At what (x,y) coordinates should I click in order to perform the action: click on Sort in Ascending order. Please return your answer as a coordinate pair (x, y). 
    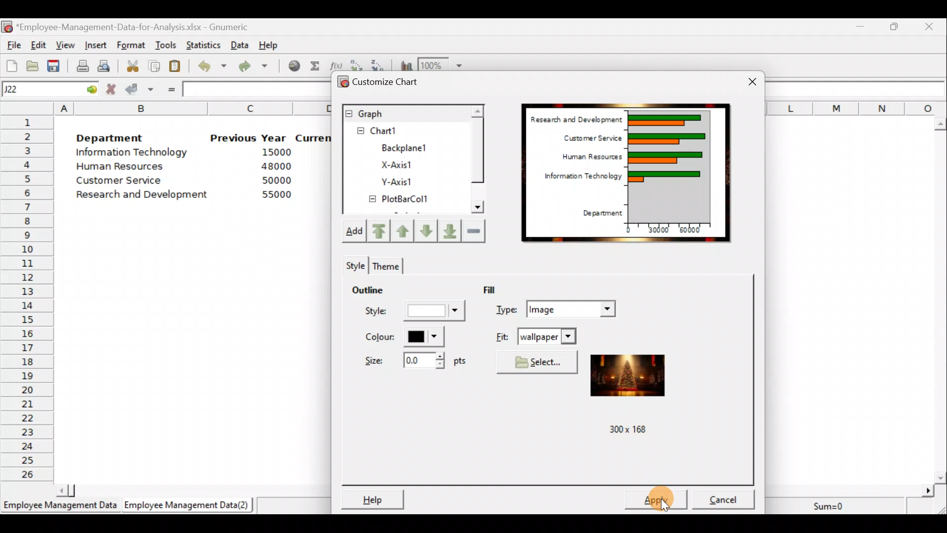
    Looking at the image, I should click on (357, 64).